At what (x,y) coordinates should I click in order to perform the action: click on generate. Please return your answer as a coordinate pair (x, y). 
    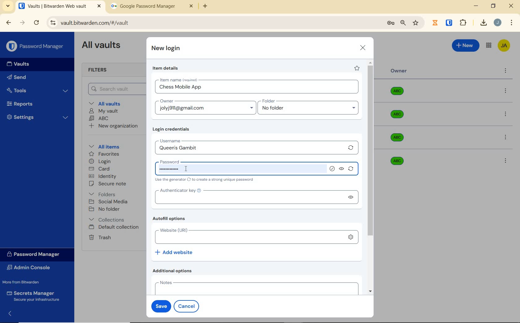
    Looking at the image, I should click on (352, 170).